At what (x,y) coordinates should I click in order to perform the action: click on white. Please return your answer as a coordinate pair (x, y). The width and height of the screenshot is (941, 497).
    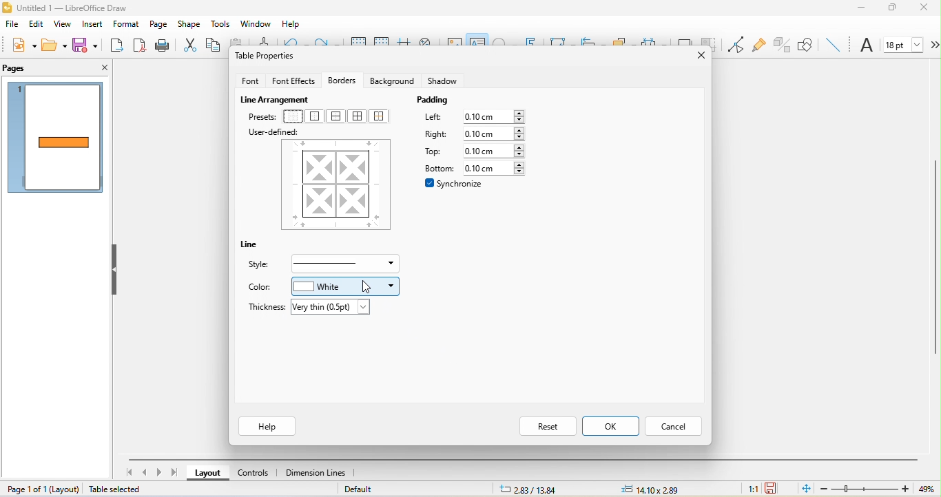
    Looking at the image, I should click on (348, 286).